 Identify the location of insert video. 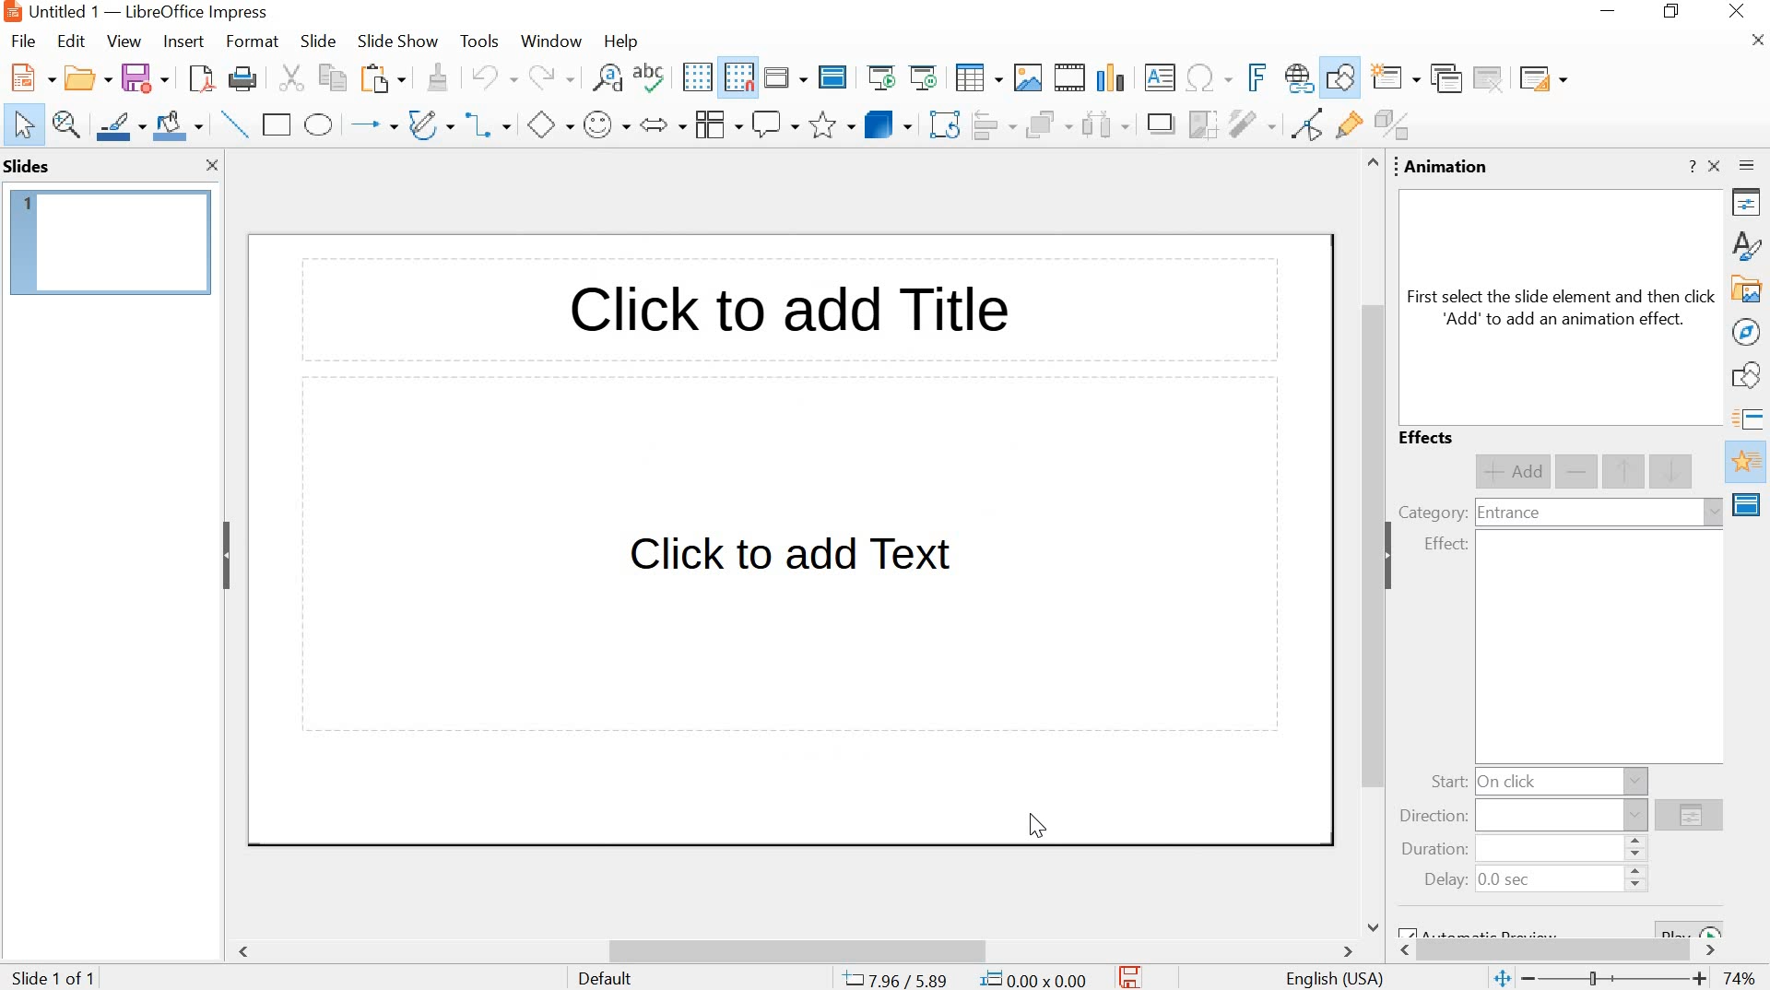
(1070, 77).